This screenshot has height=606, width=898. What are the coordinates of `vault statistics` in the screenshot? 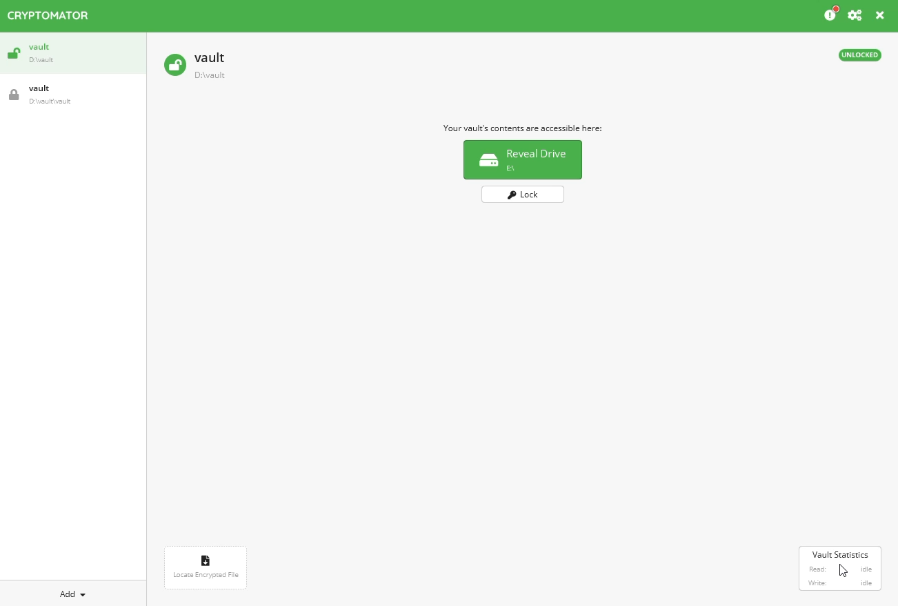 It's located at (840, 554).